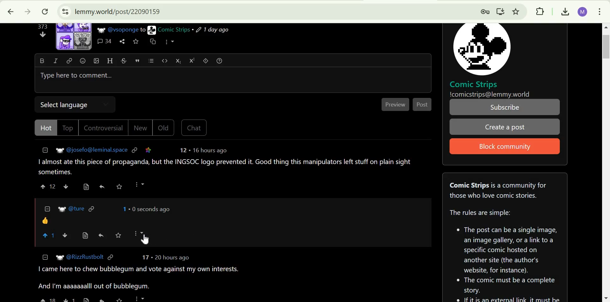 Image resolution: width=610 pixels, height=302 pixels. I want to click on create a post, so click(504, 127).